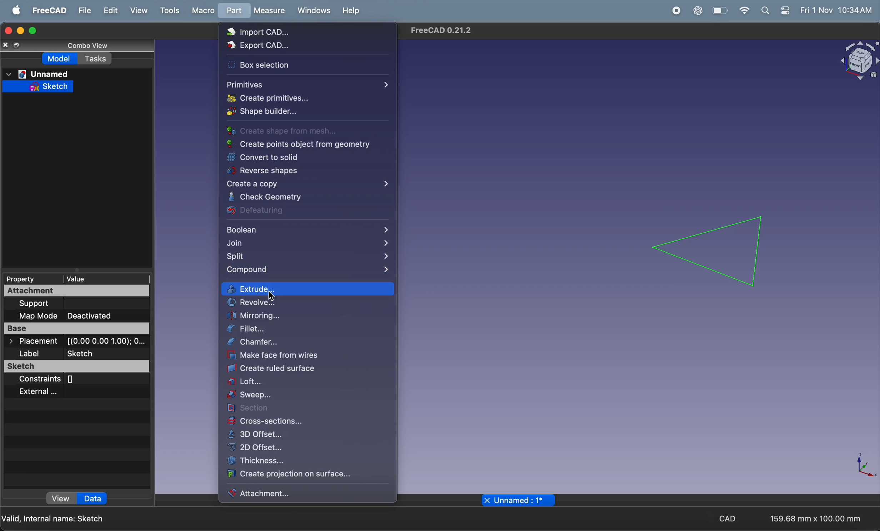  Describe the element at coordinates (731, 519) in the screenshot. I see `cad` at that location.